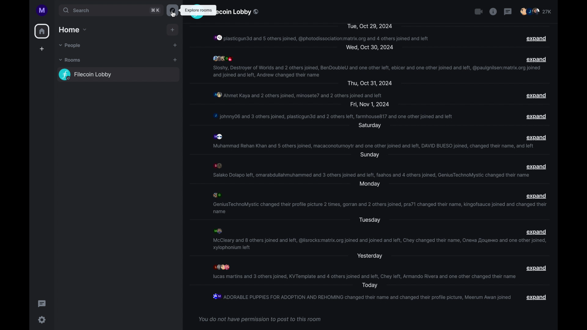 The width and height of the screenshot is (587, 330). Describe the element at coordinates (371, 175) in the screenshot. I see `Salako Dolapo left, omarabdullahmuhammed and 3 others joined and left, faahos and 4 others joined, GeniusTechnoMystic changed their name` at that location.